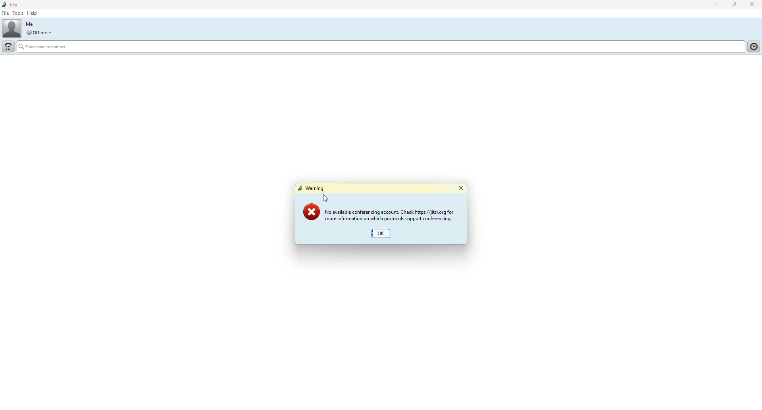  What do you see at coordinates (389, 215) in the screenshot?
I see `error message` at bounding box center [389, 215].